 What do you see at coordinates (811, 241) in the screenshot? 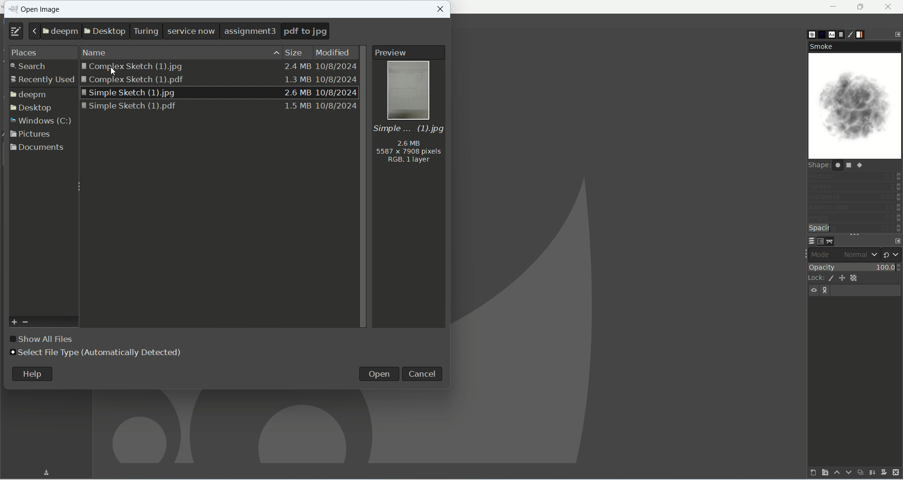
I see `layers` at bounding box center [811, 241].